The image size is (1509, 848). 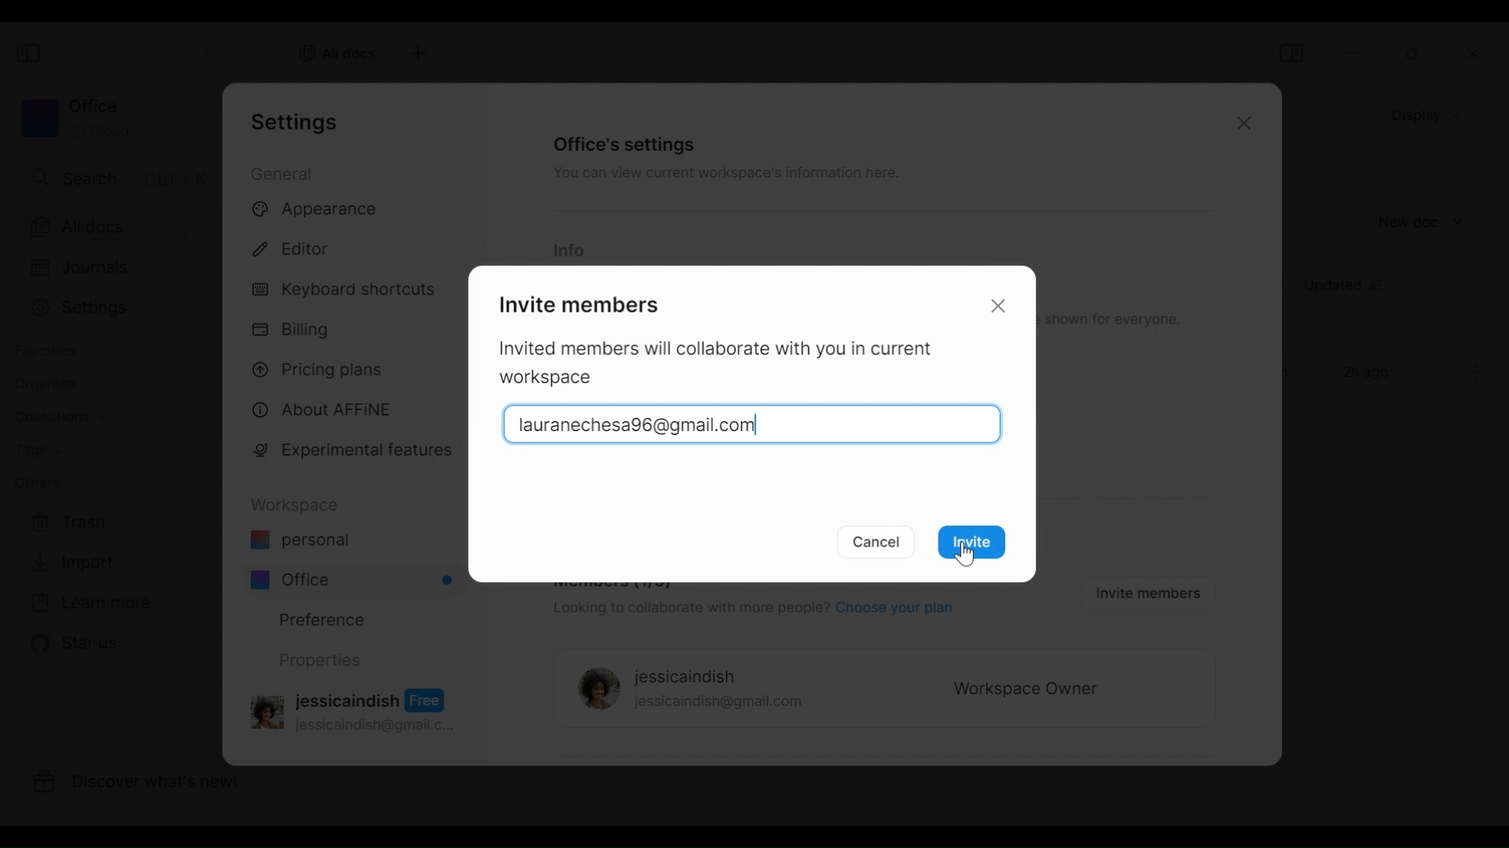 What do you see at coordinates (75, 118) in the screenshot?
I see `Workspace icon` at bounding box center [75, 118].